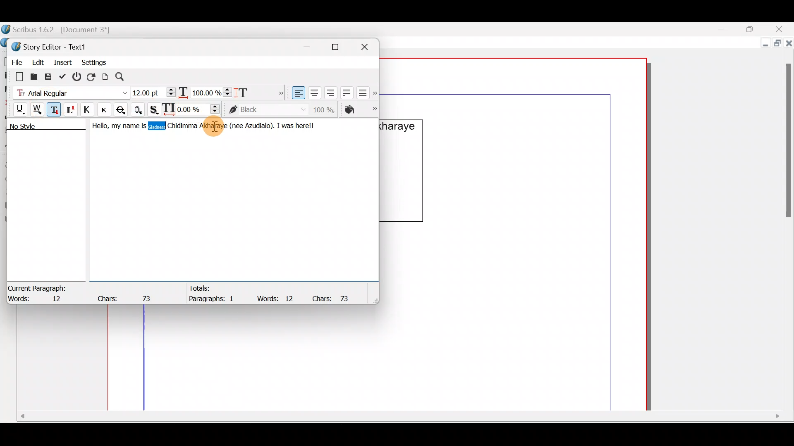 This screenshot has width=794, height=446. I want to click on Maximize, so click(755, 28).